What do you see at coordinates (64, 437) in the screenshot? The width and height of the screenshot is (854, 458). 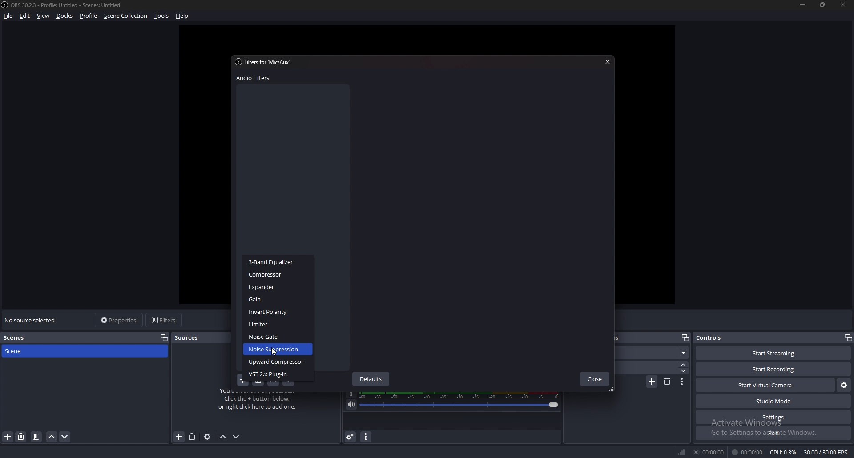 I see `move scene down` at bounding box center [64, 437].